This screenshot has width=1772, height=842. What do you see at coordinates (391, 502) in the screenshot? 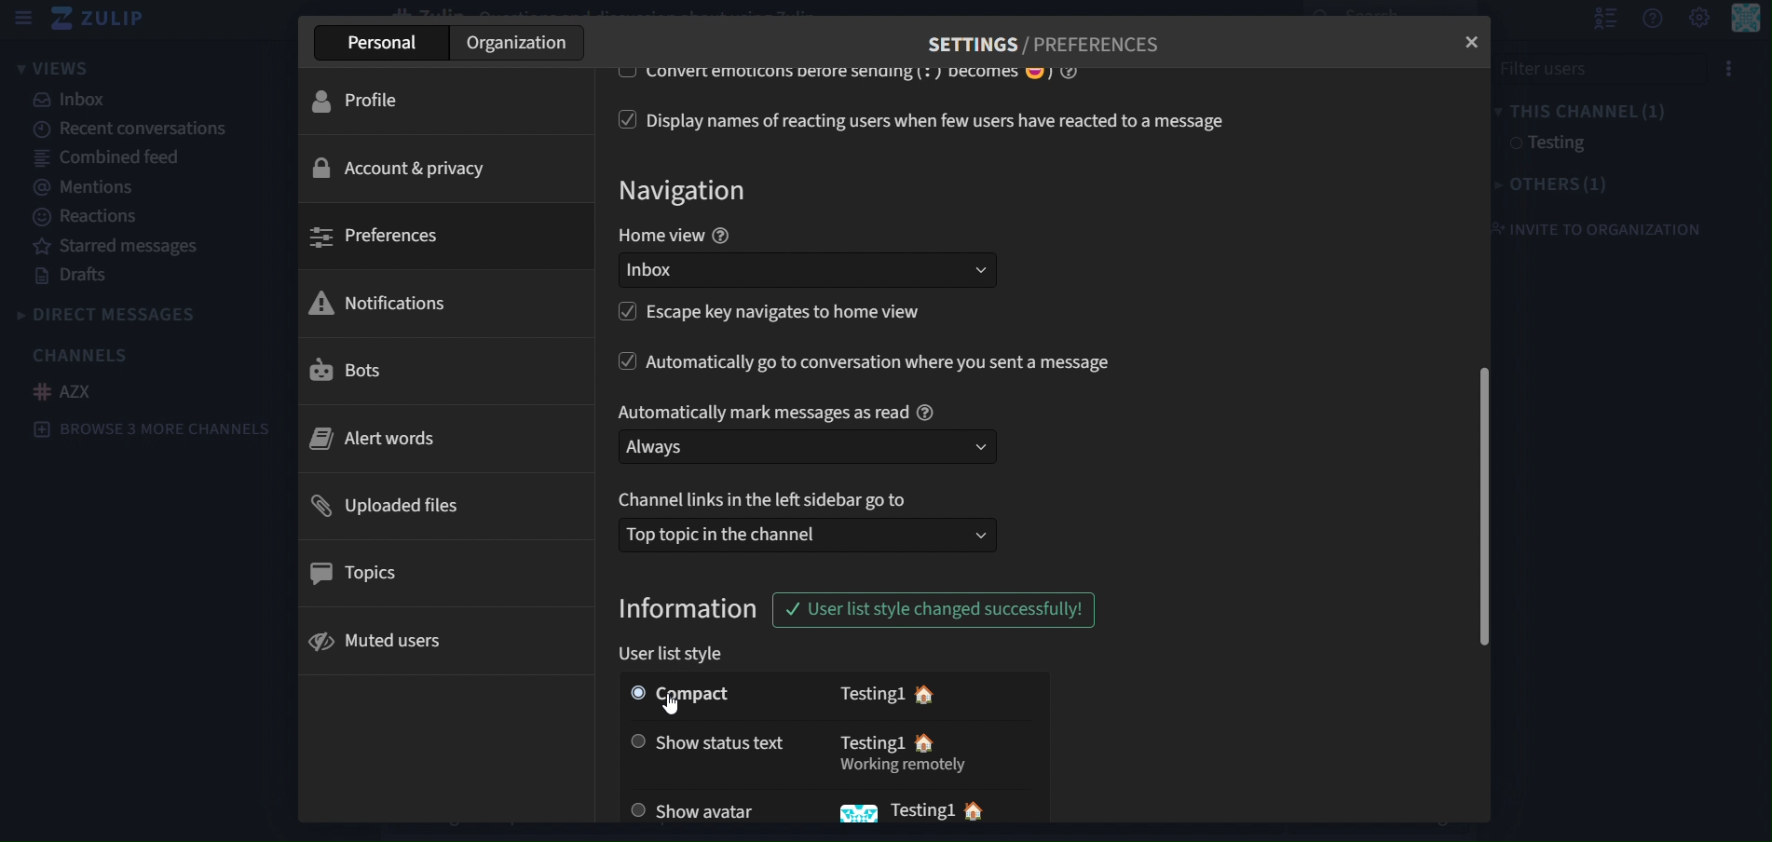
I see `uploaded files` at bounding box center [391, 502].